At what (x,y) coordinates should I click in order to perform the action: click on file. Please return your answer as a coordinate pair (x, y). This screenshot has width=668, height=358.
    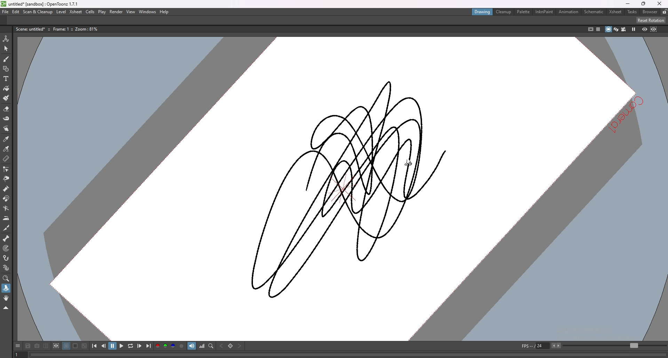
    Looking at the image, I should click on (5, 12).